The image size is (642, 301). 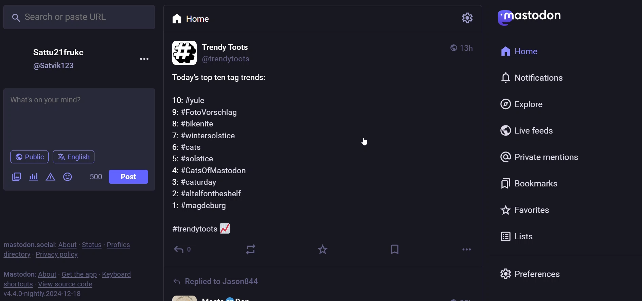 What do you see at coordinates (219, 154) in the screenshot?
I see `Today's top ten tag trends:10: #yule9: #FotoVorschlag8: #bikenite7: #wintersolstice6: #cats5: #solstice4: #CatsOfMastodon3: #caturday2: #altelfontheshelf1: #magdeburg#trendytoots` at bounding box center [219, 154].